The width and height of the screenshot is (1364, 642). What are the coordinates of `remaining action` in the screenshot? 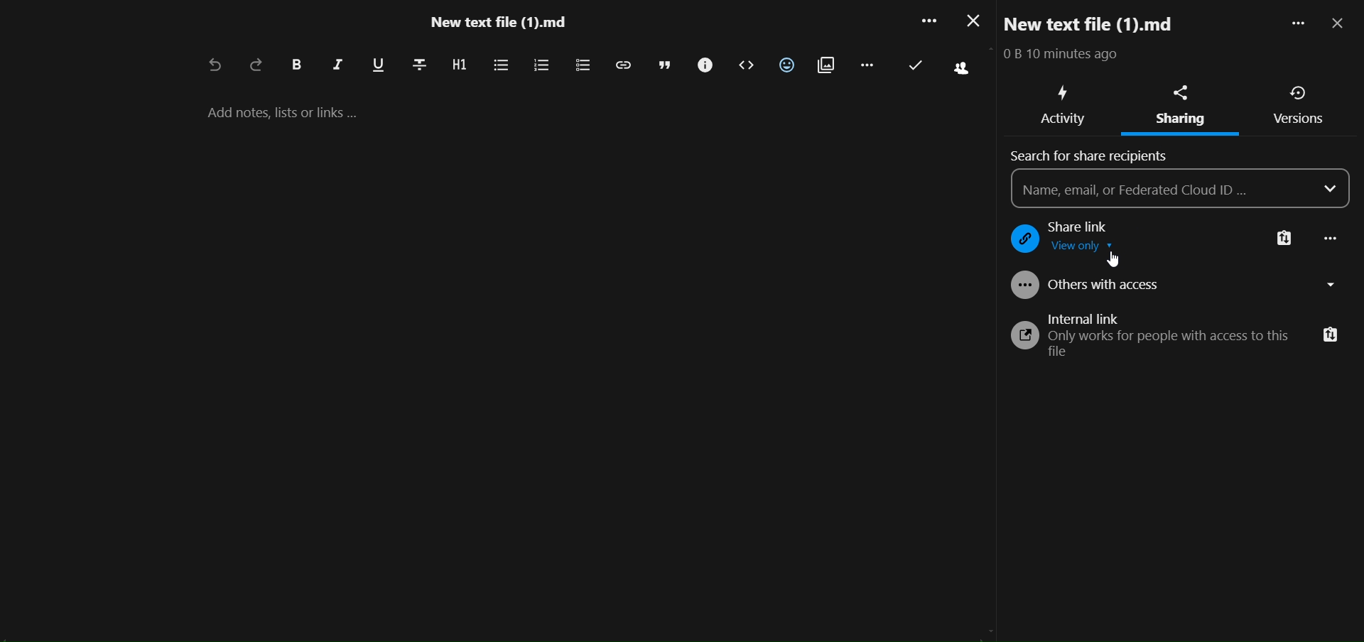 It's located at (866, 63).